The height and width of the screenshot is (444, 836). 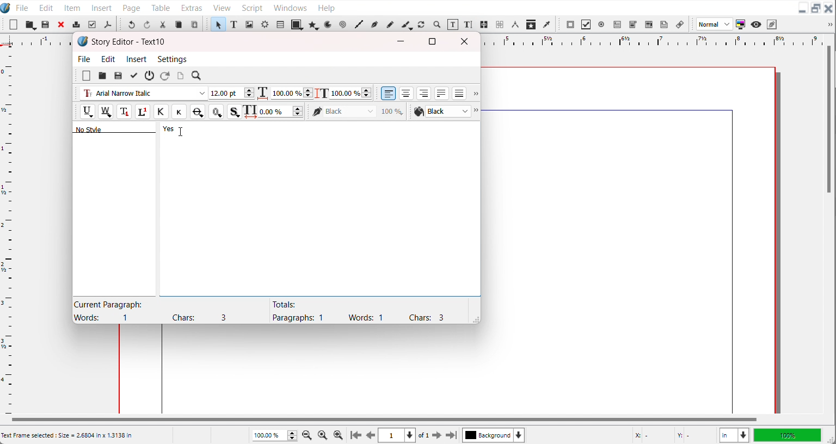 What do you see at coordinates (383, 420) in the screenshot?
I see `Horizontal Scroll bar` at bounding box center [383, 420].